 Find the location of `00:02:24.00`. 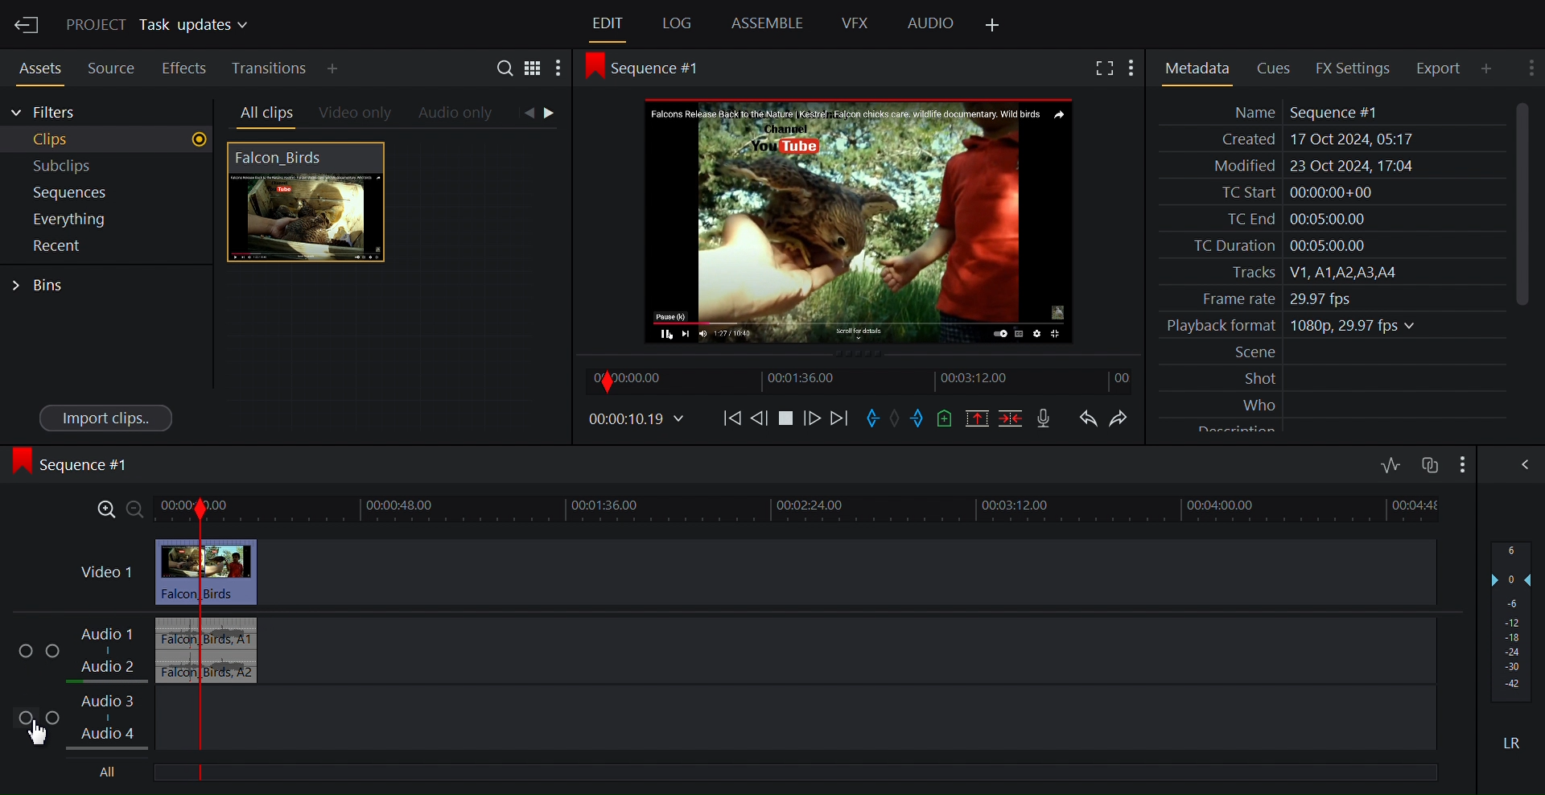

00:02:24.00 is located at coordinates (809, 505).